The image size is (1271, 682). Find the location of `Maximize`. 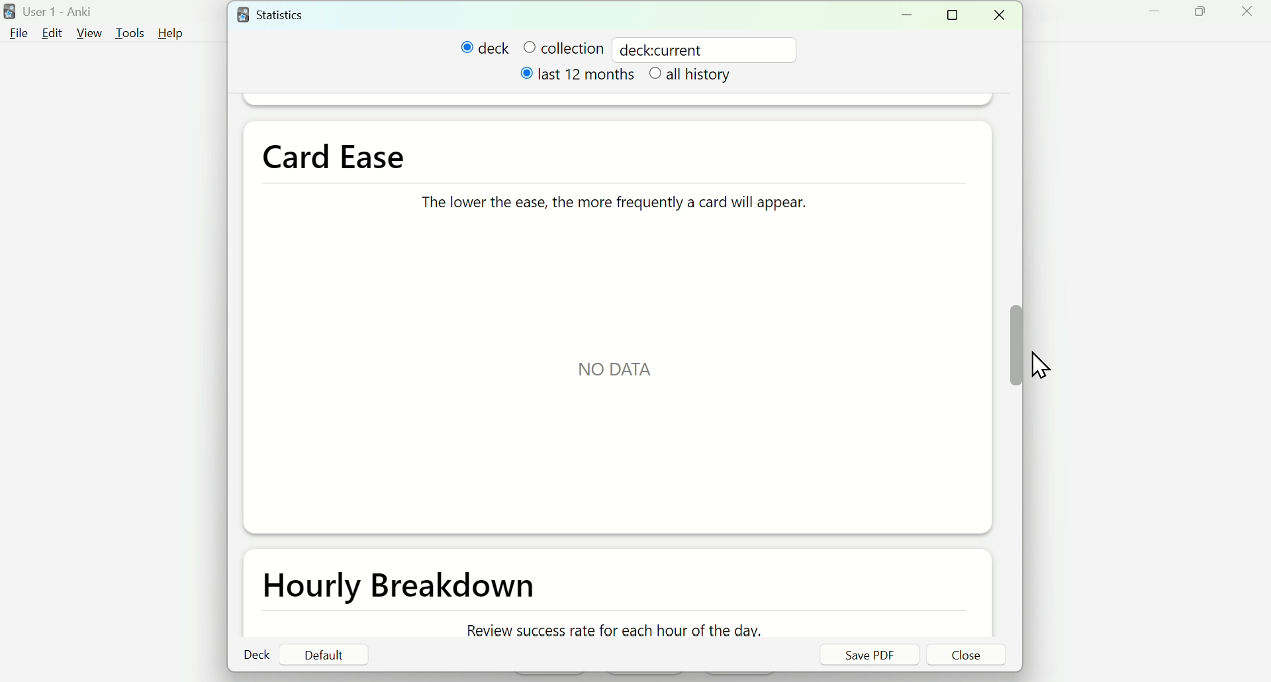

Maximize is located at coordinates (1208, 17).